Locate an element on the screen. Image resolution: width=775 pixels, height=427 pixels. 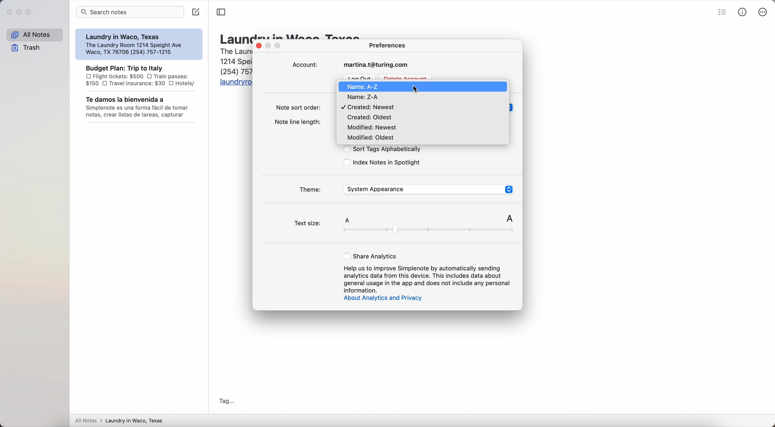
delete account is located at coordinates (406, 76).